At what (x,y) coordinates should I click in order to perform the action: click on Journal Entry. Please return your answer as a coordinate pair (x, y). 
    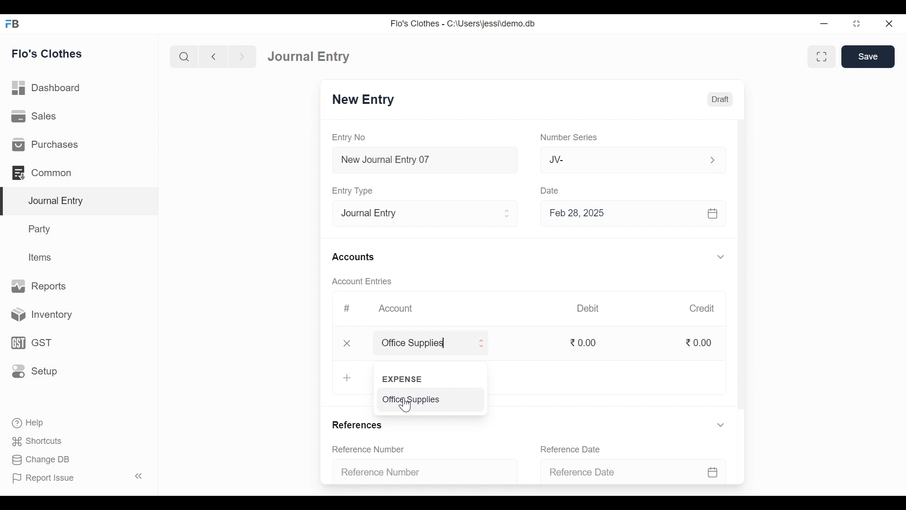
    Looking at the image, I should click on (312, 56).